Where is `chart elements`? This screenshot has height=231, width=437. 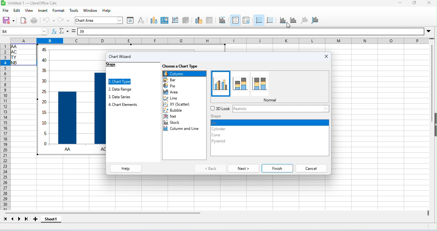 chart elements is located at coordinates (122, 105).